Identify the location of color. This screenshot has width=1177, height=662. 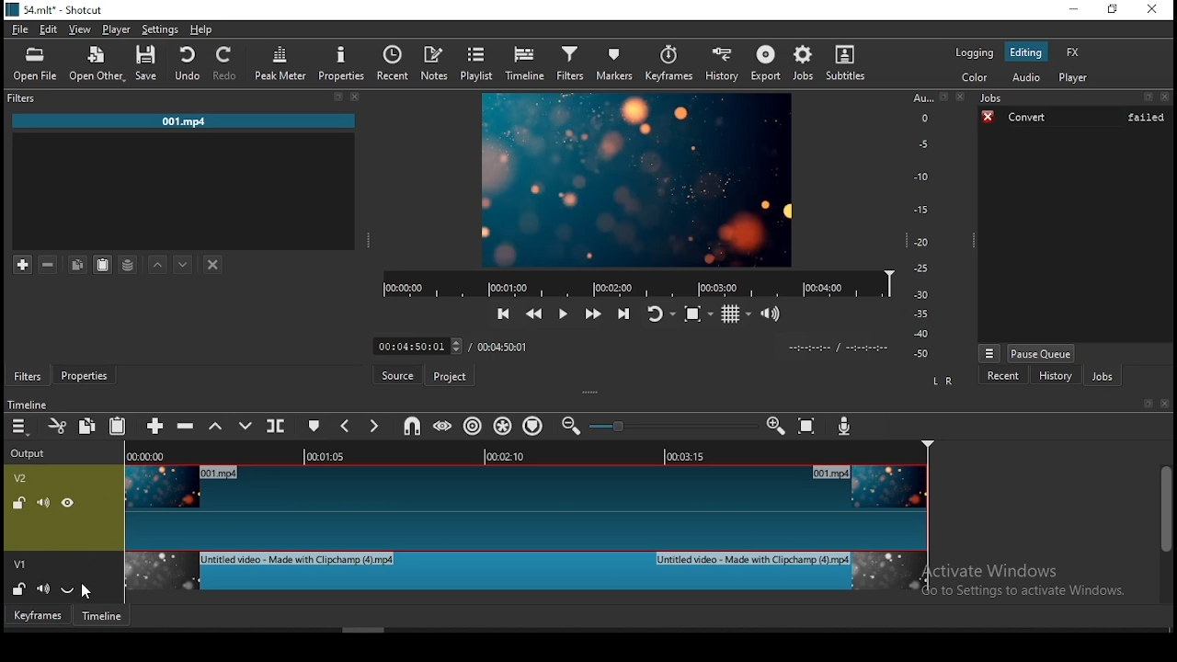
(976, 76).